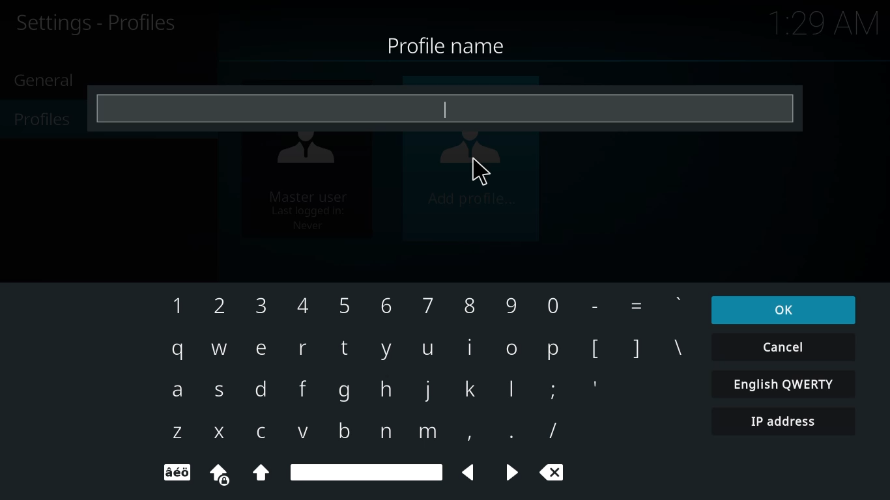  I want to click on ', so click(673, 303).